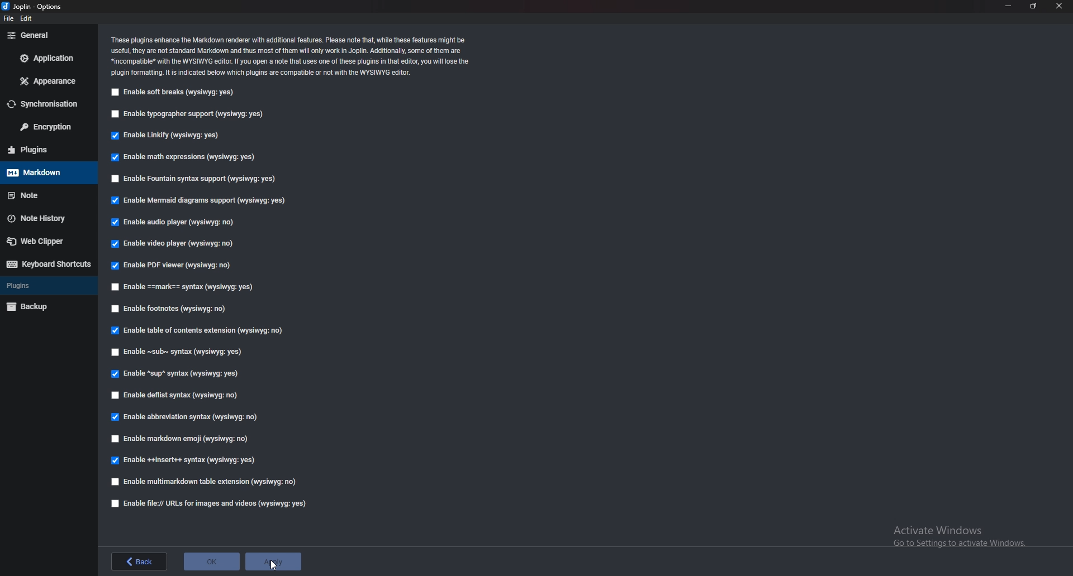 The image size is (1073, 576). Describe the element at coordinates (178, 352) in the screenshot. I see `Enable sub syntax` at that location.